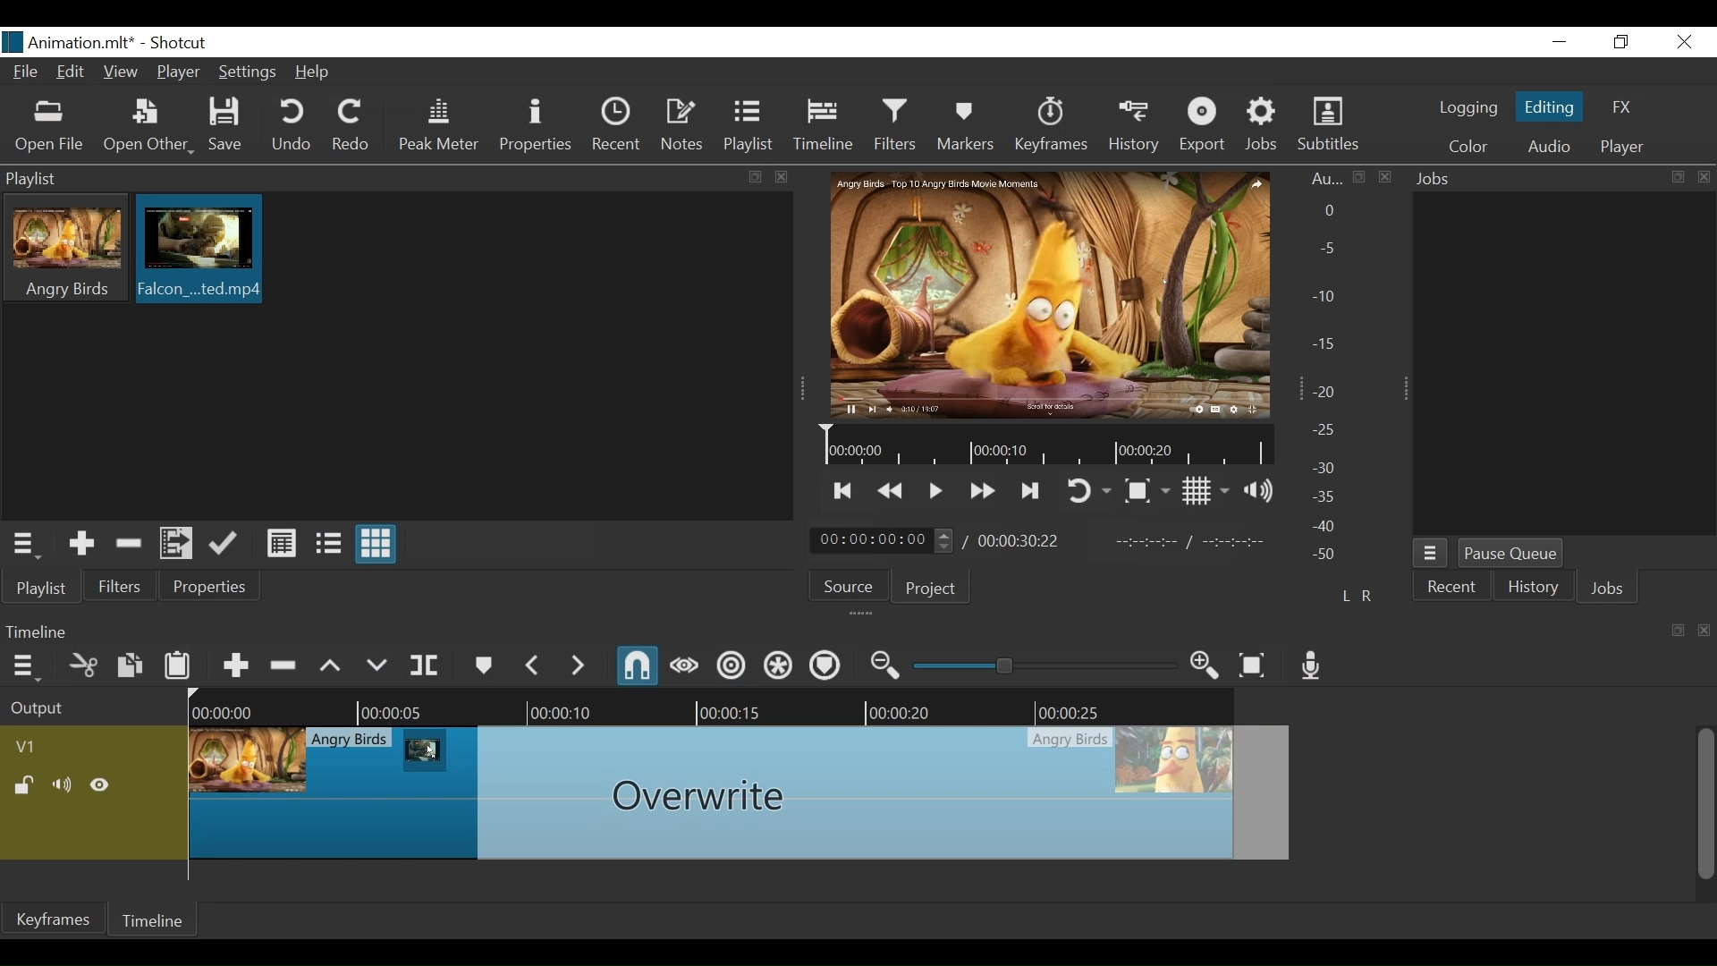 This screenshot has height=966, width=1717. Describe the element at coordinates (84, 664) in the screenshot. I see `Cut` at that location.